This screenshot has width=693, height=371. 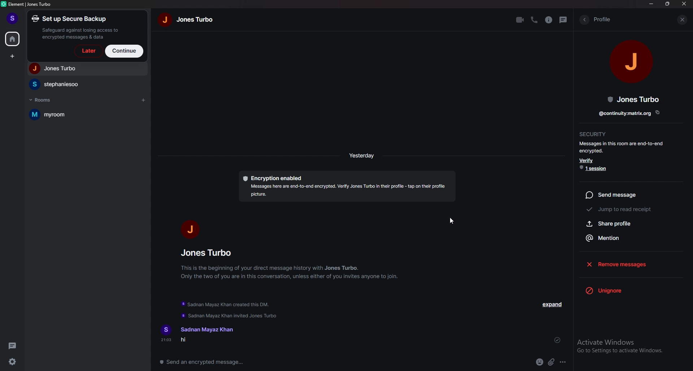 I want to click on security, so click(x=593, y=133).